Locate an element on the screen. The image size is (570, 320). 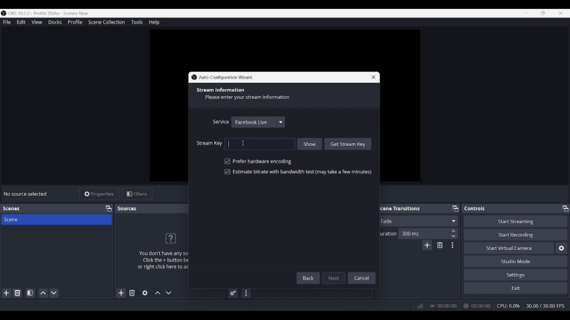
Settings is located at coordinates (516, 274).